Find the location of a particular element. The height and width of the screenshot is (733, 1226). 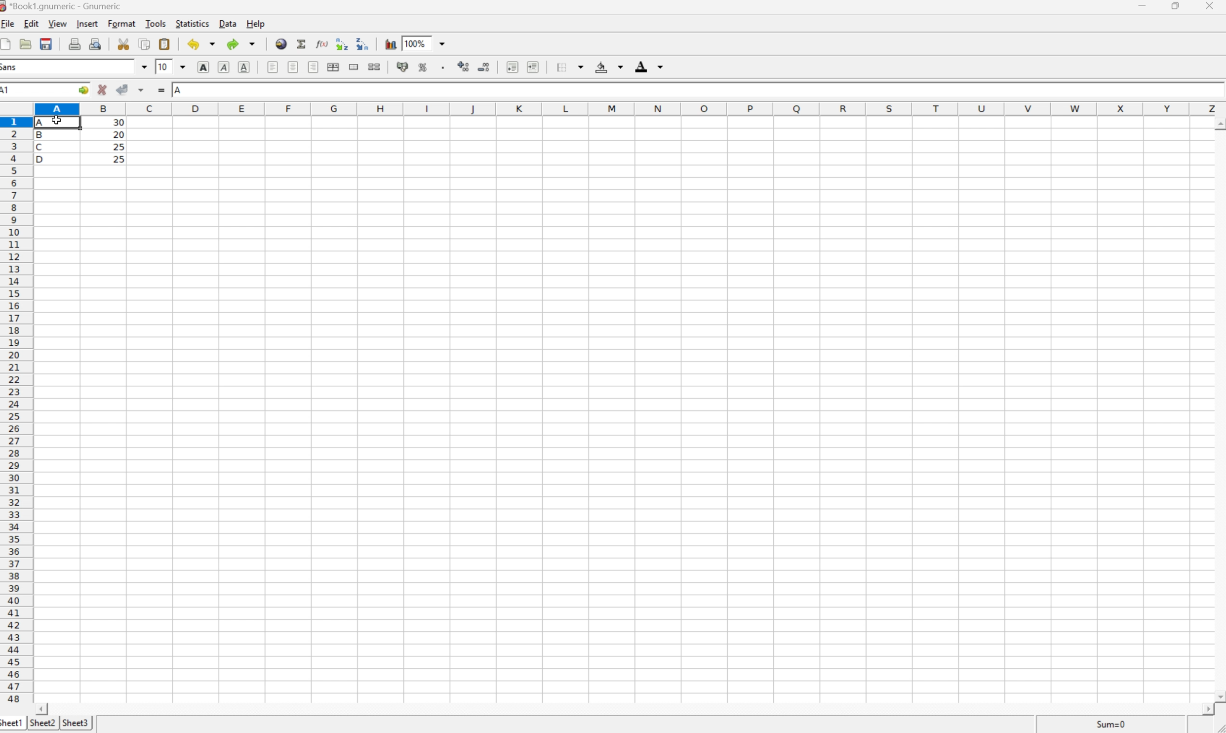

Scroll Left is located at coordinates (44, 708).